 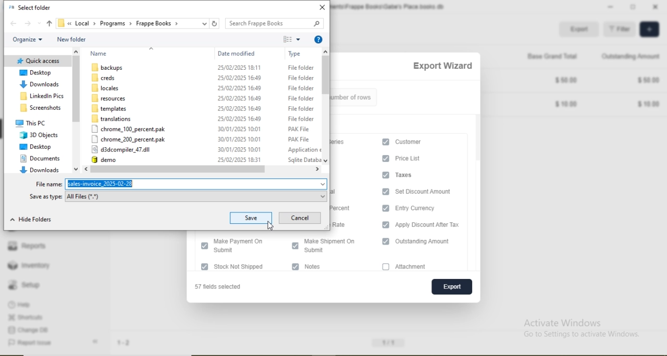 I want to click on Documents, so click(x=43, y=158).